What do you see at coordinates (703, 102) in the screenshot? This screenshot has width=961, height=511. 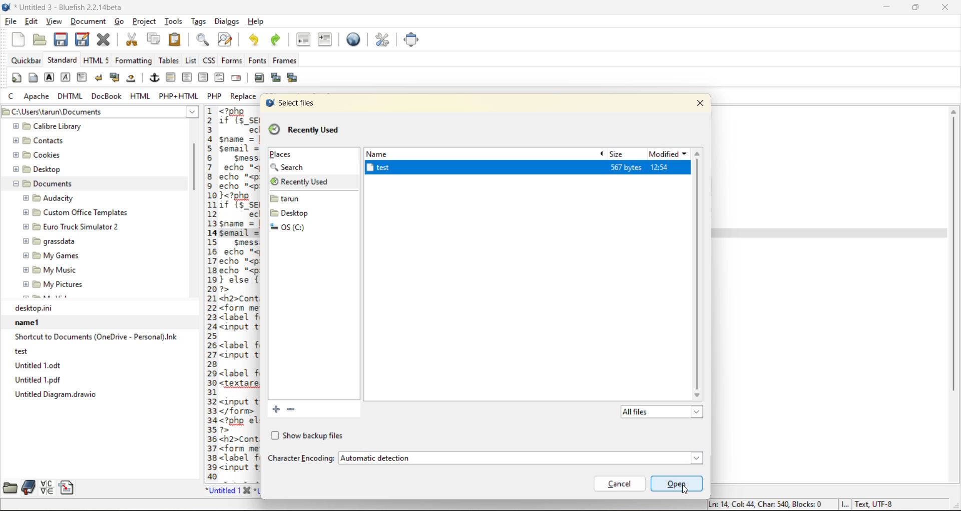 I see `close` at bounding box center [703, 102].